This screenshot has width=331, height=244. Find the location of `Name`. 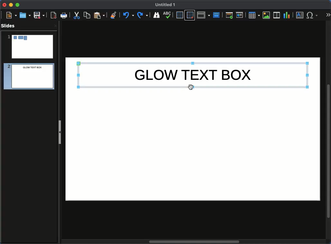

Name is located at coordinates (165, 5).